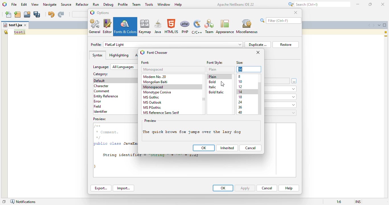 The image size is (389, 205). I want to click on debug, so click(109, 5).